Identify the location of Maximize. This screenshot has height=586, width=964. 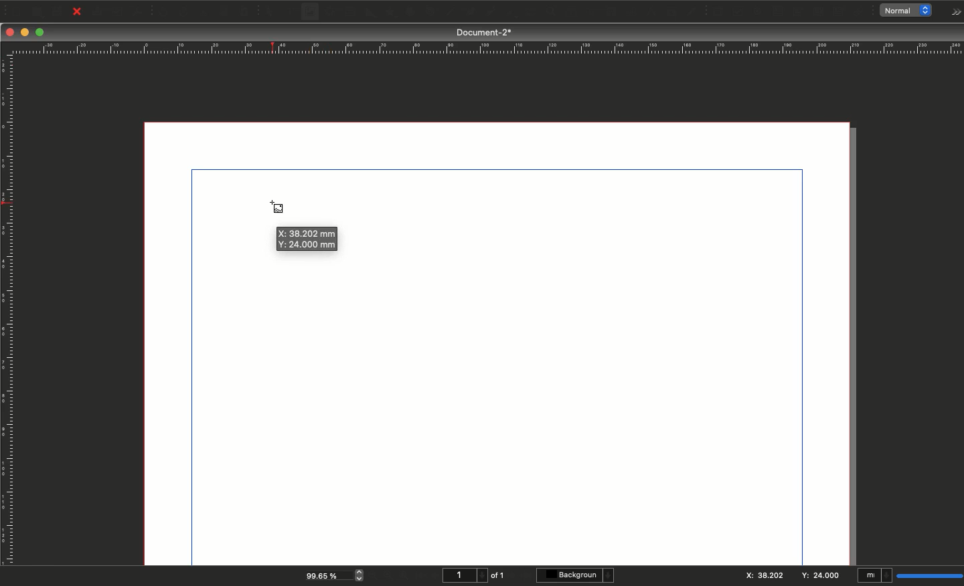
(41, 33).